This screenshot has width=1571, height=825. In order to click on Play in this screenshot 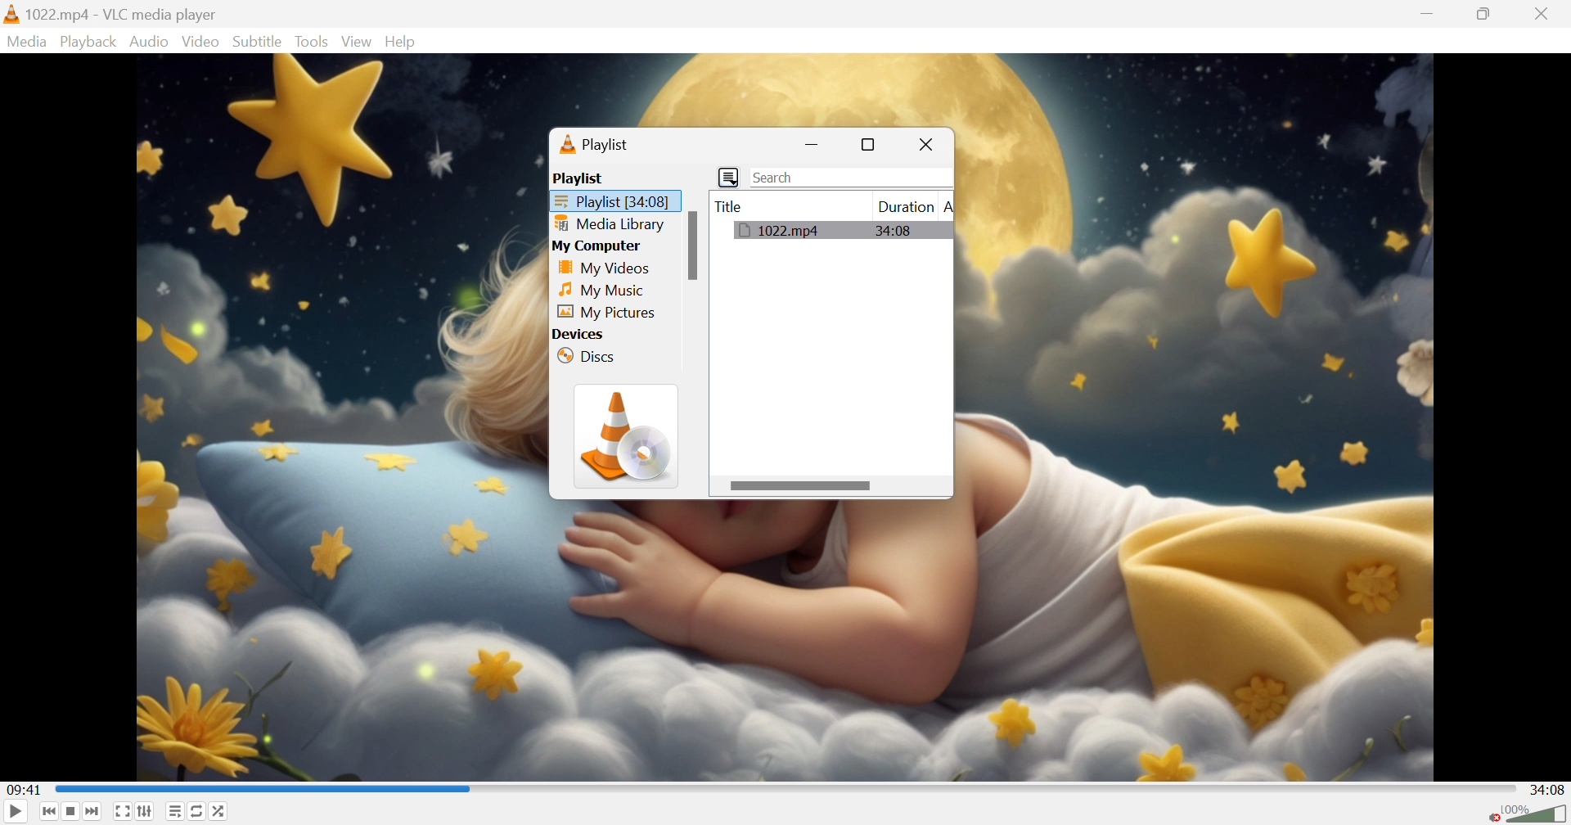, I will do `click(15, 814)`.